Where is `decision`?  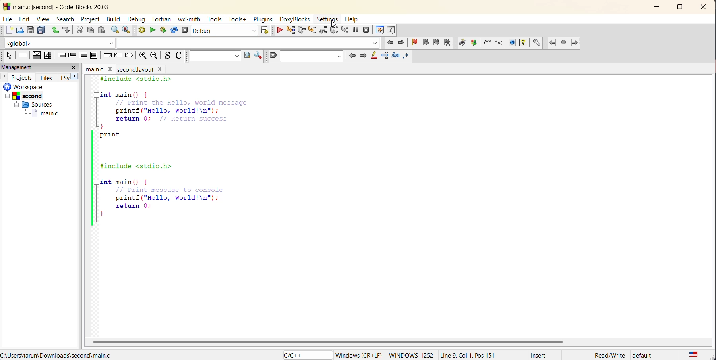 decision is located at coordinates (37, 56).